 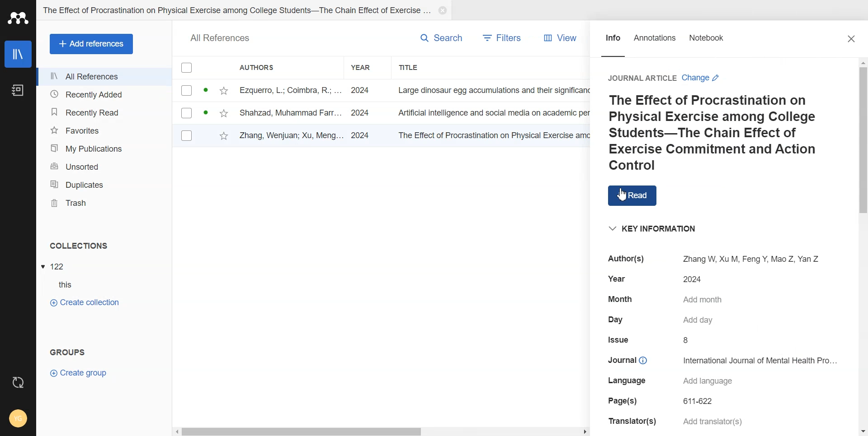 I want to click on Annotations, so click(x=655, y=40).